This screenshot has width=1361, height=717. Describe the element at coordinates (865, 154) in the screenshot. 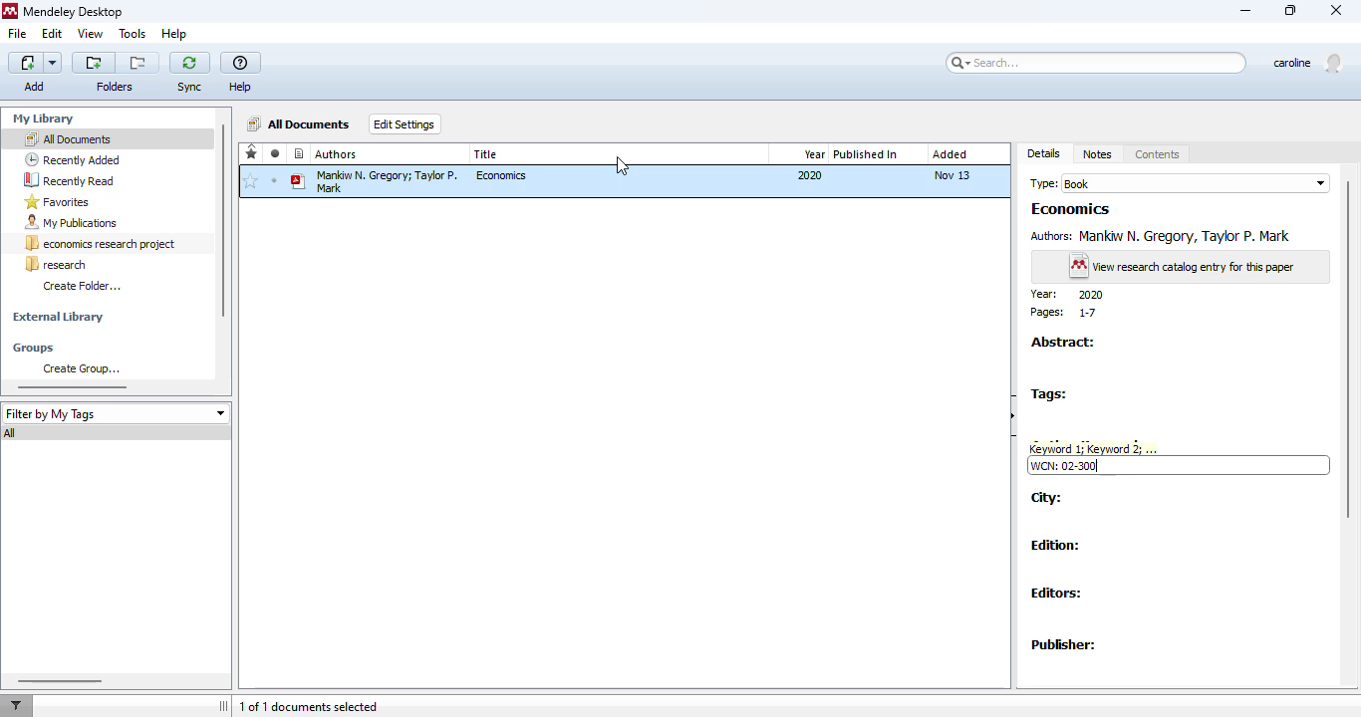

I see `published in` at that location.